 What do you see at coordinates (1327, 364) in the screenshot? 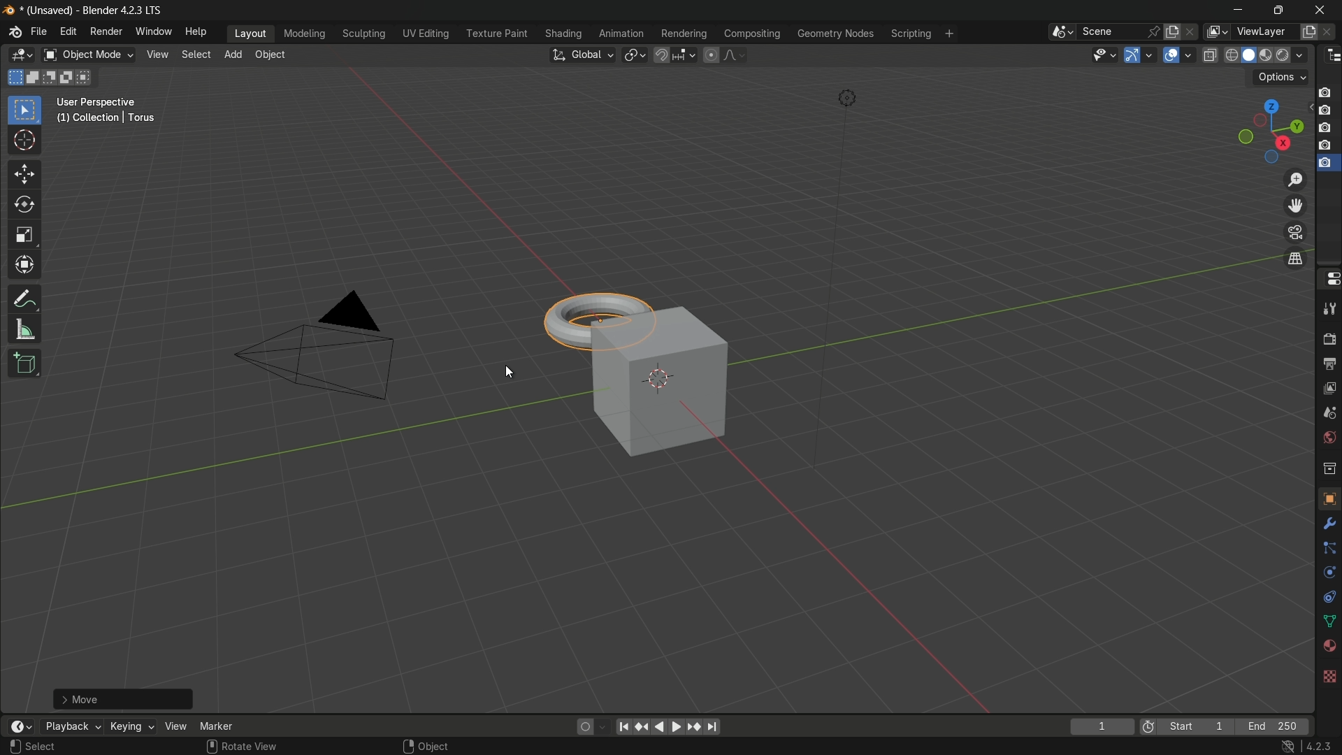
I see `output` at bounding box center [1327, 364].